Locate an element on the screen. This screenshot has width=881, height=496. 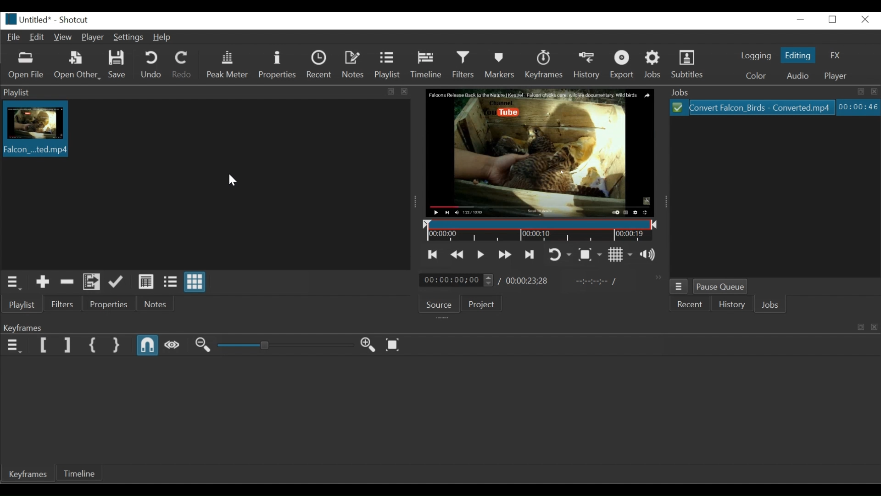
View as files is located at coordinates (171, 281).